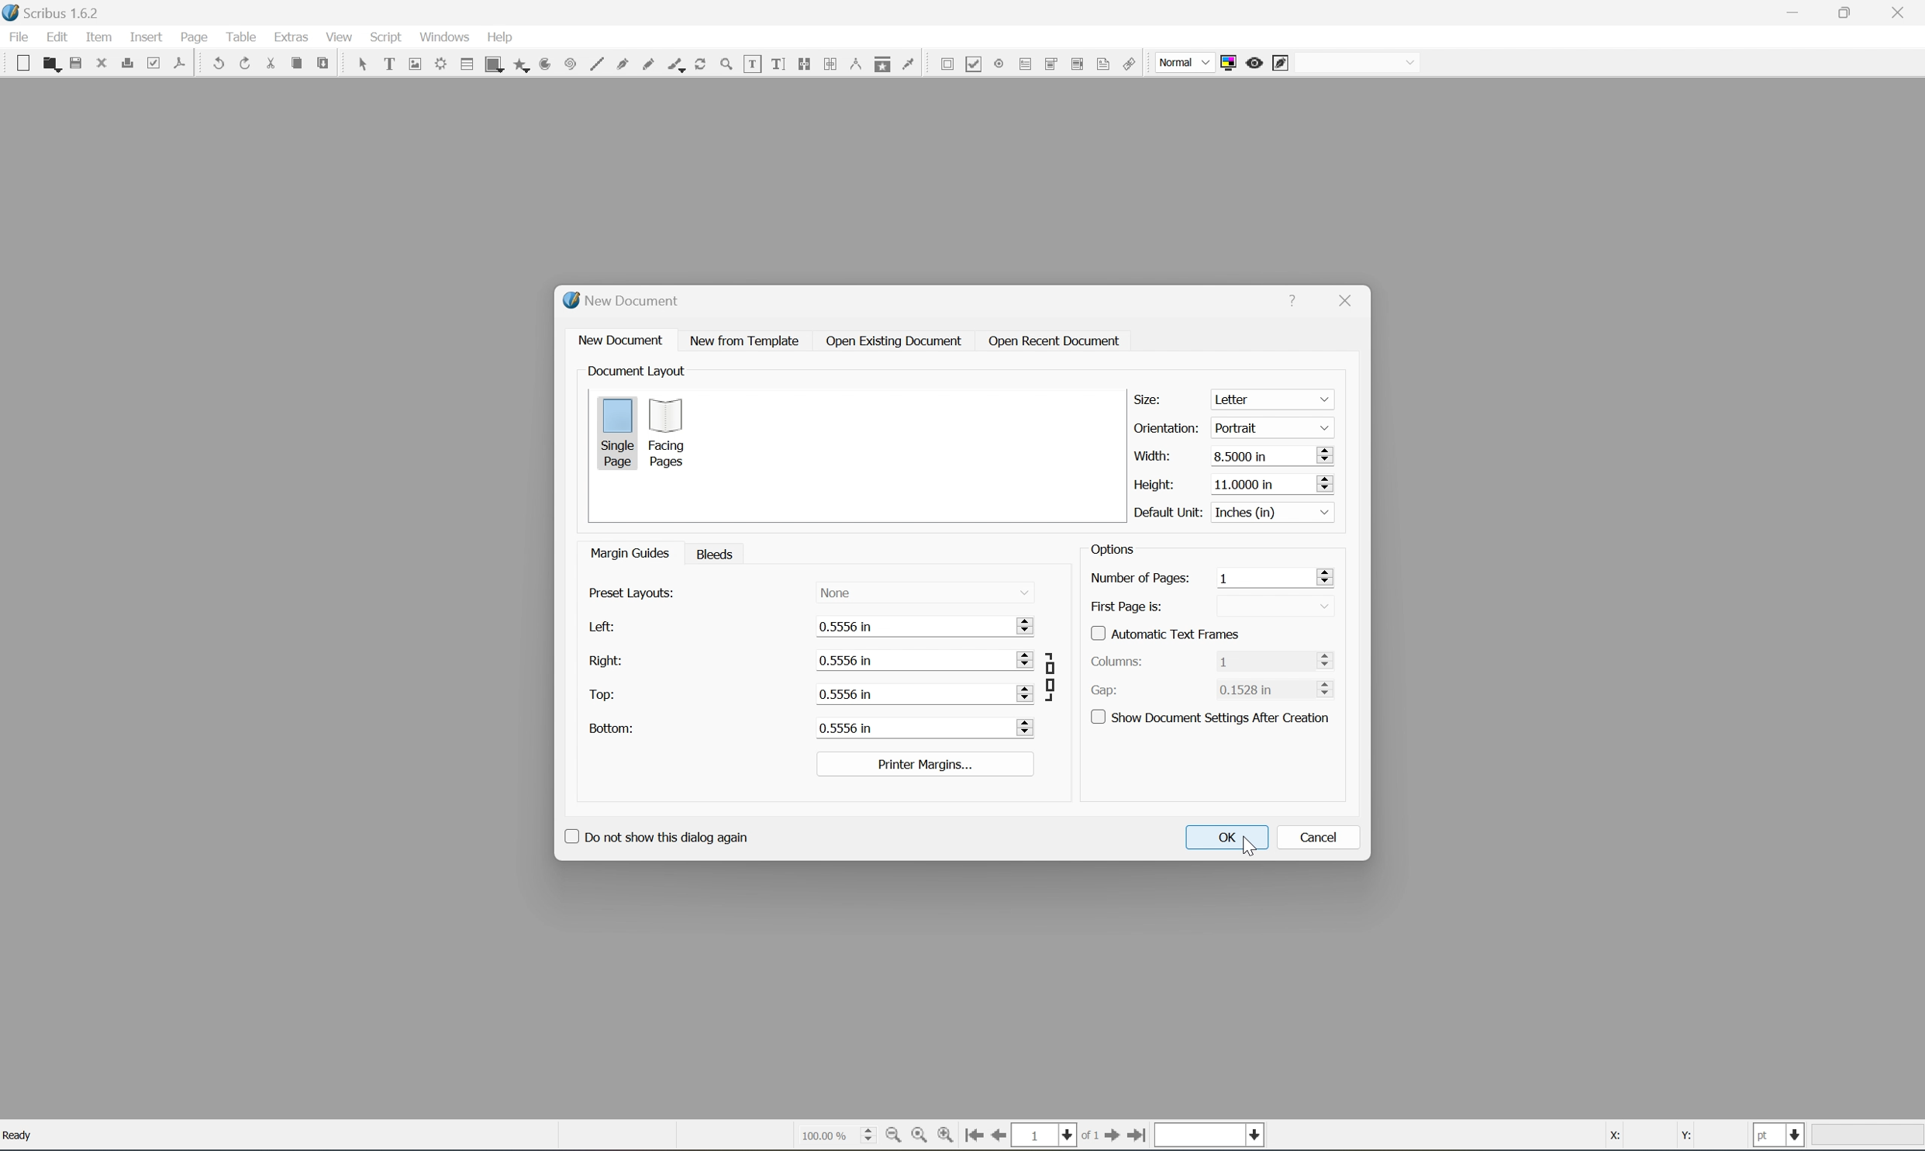 The width and height of the screenshot is (1925, 1151). I want to click on help, so click(502, 38).